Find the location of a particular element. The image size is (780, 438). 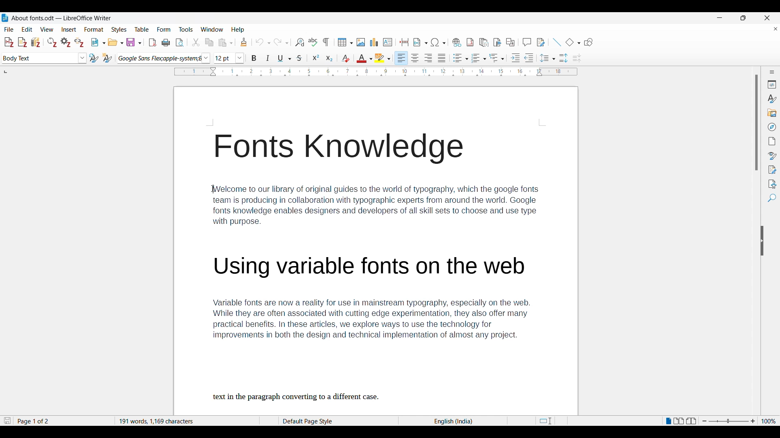

Page is located at coordinates (772, 141).